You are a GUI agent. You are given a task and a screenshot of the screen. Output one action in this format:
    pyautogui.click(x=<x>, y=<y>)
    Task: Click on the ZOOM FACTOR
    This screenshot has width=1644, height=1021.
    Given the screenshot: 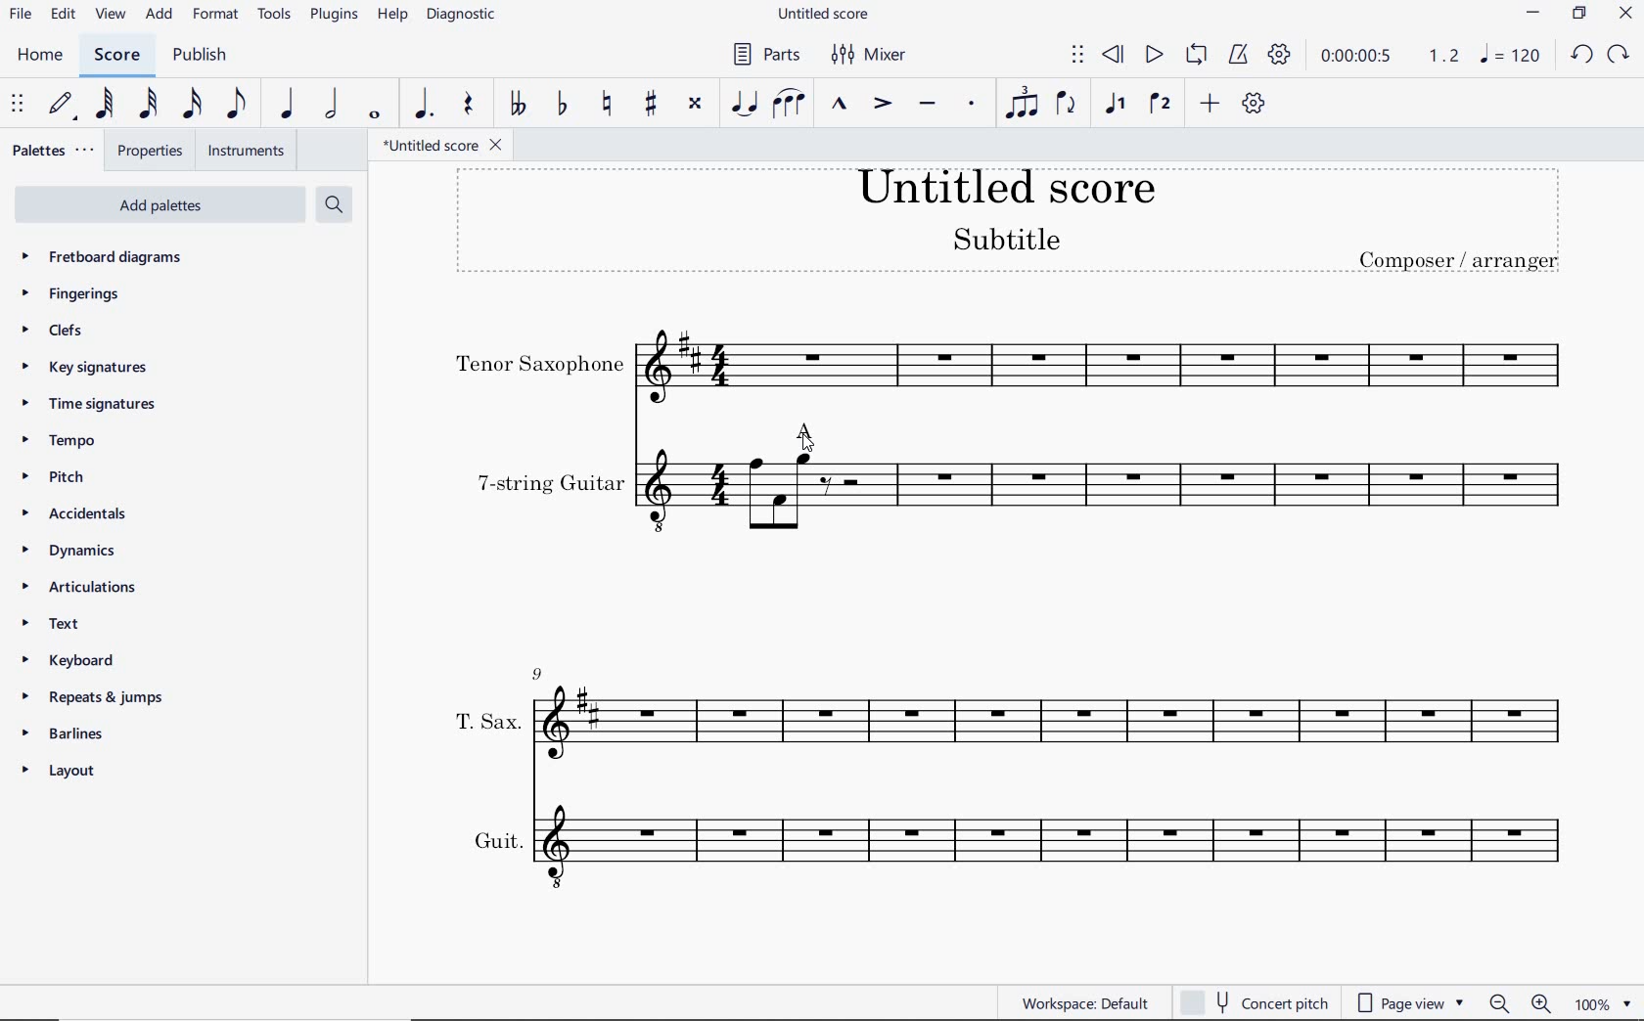 What is the action you would take?
    pyautogui.click(x=1603, y=1003)
    